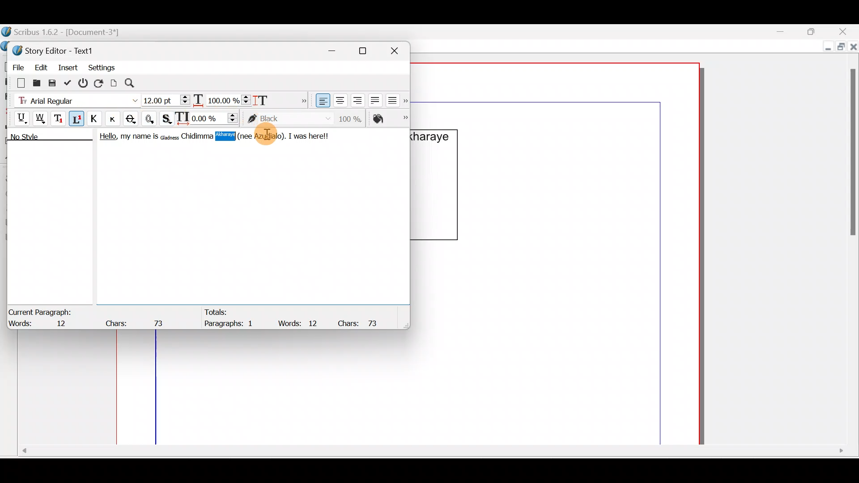 Image resolution: width=859 pixels, height=483 pixels. What do you see at coordinates (167, 100) in the screenshot?
I see `Font size - 12:00pt` at bounding box center [167, 100].